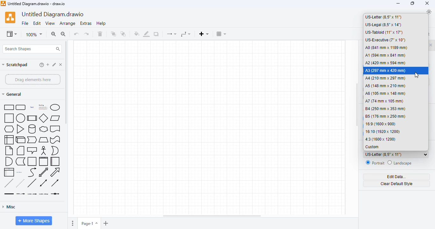 The width and height of the screenshot is (435, 229). Describe the element at coordinates (3, 3) in the screenshot. I see `logo` at that location.